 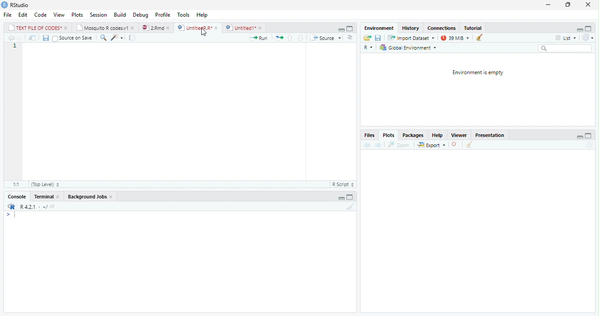 What do you see at coordinates (548, 5) in the screenshot?
I see `Minimize` at bounding box center [548, 5].